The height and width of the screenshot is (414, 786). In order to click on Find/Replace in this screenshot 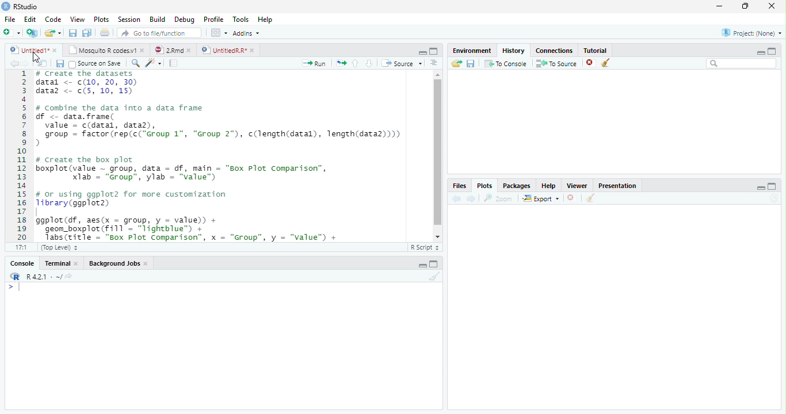, I will do `click(135, 63)`.